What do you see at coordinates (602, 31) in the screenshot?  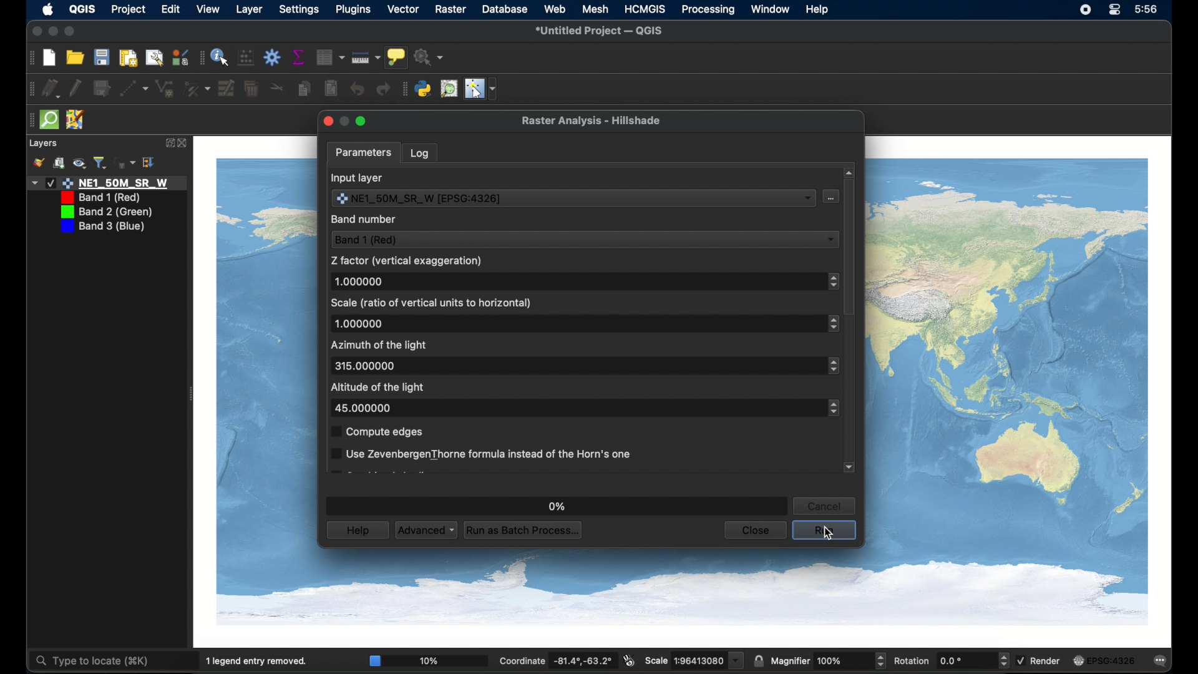 I see `untitled project - QGIS` at bounding box center [602, 31].